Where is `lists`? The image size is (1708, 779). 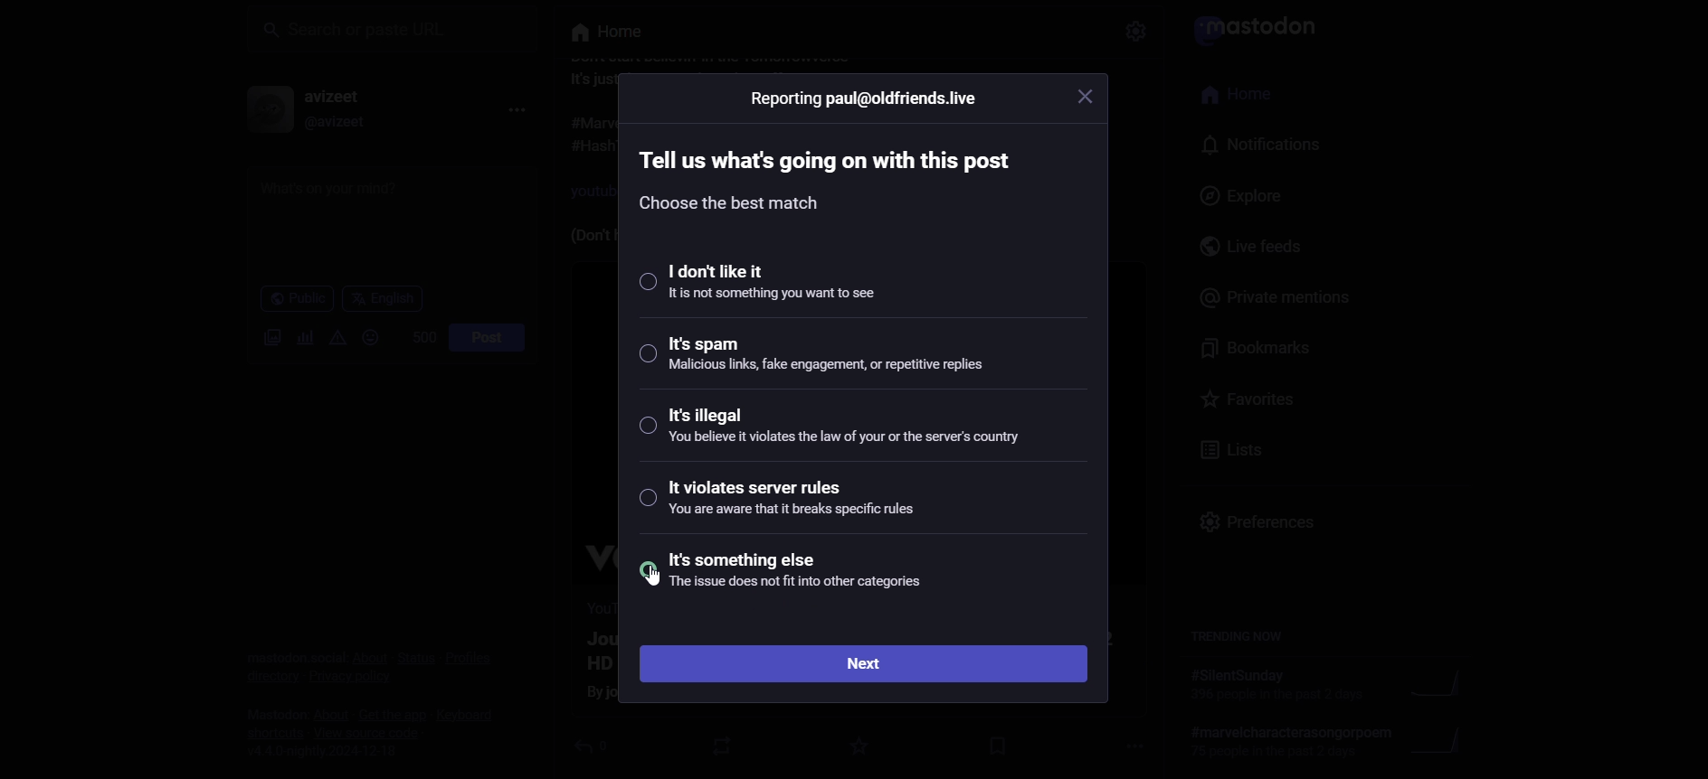 lists is located at coordinates (1227, 451).